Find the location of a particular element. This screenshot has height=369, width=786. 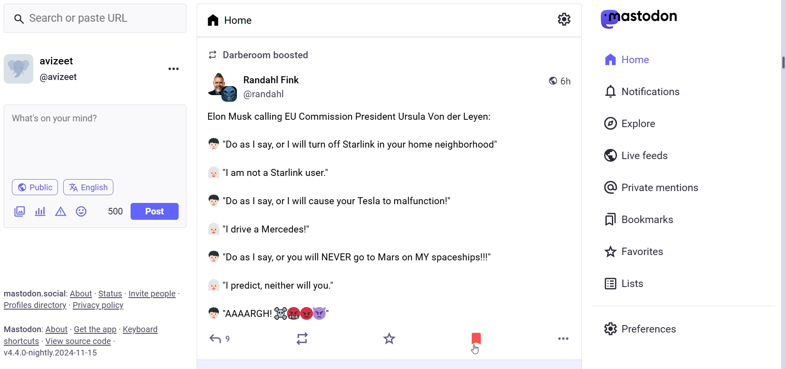

* "Do as | say, or you will NEVER go to Mars on MY spaceships!!!" is located at coordinates (359, 258).